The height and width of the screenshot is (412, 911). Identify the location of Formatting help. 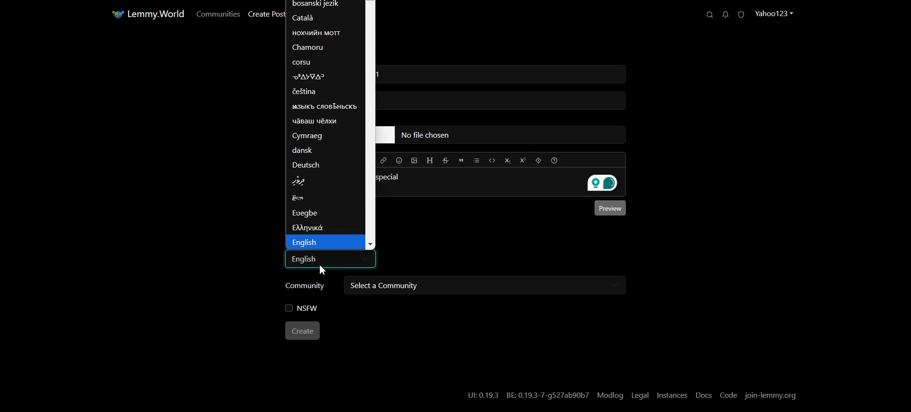
(554, 160).